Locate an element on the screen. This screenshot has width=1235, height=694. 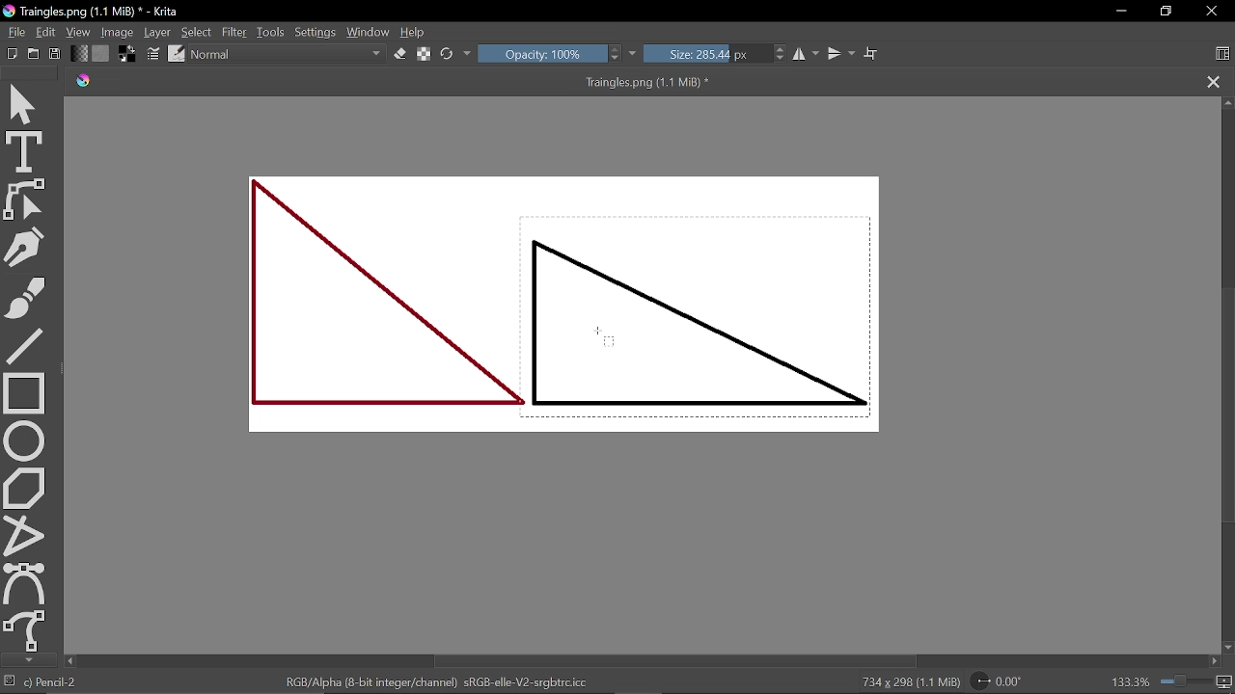
Create new file is located at coordinates (34, 53).